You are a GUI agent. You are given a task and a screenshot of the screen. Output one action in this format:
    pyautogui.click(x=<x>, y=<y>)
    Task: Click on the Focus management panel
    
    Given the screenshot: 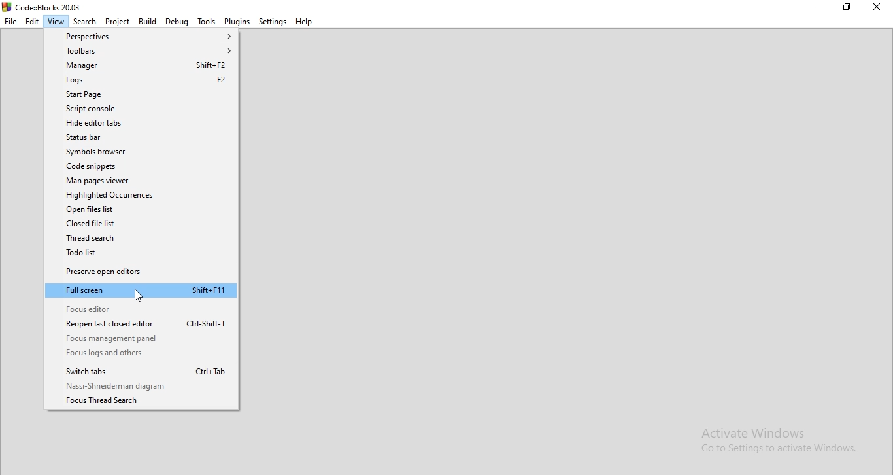 What is the action you would take?
    pyautogui.click(x=143, y=338)
    